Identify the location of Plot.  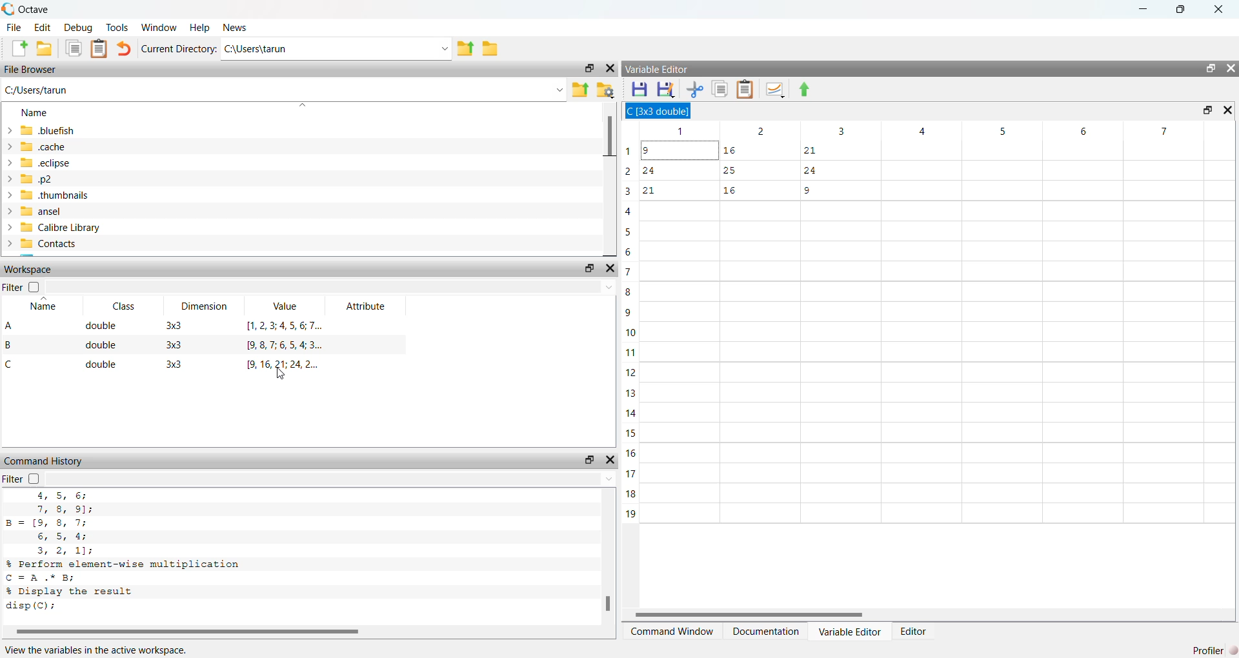
(776, 89).